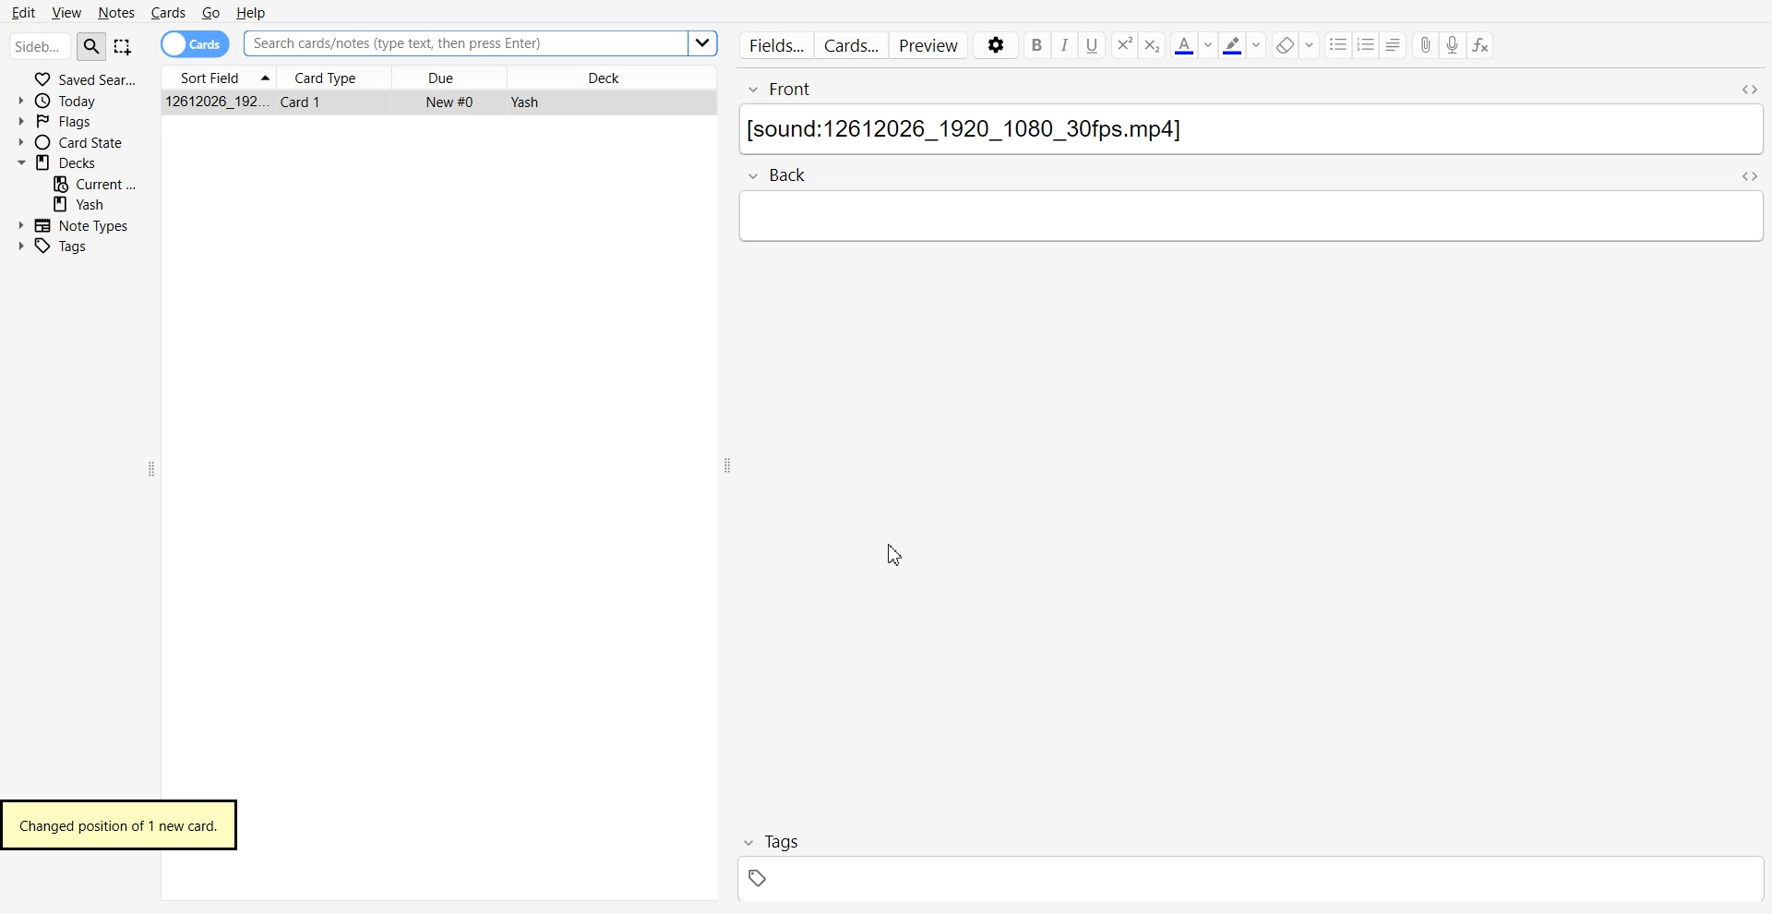 The width and height of the screenshot is (1772, 914). Describe the element at coordinates (1368, 44) in the screenshot. I see `Ordered list` at that location.